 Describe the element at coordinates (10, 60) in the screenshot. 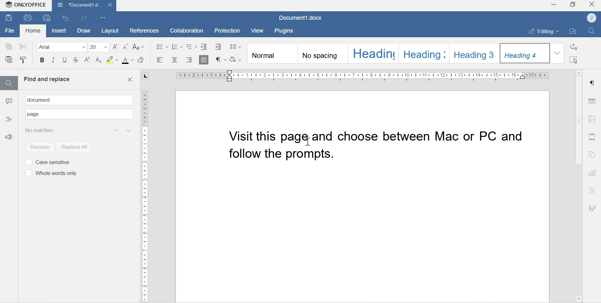

I see `Paste` at that location.